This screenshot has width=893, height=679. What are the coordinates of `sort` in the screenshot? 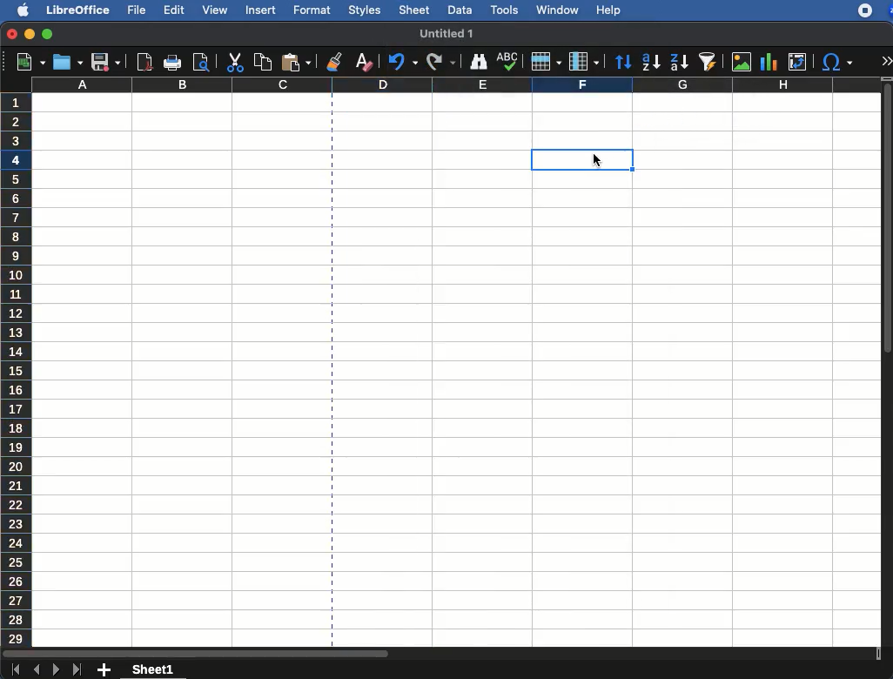 It's located at (707, 63).